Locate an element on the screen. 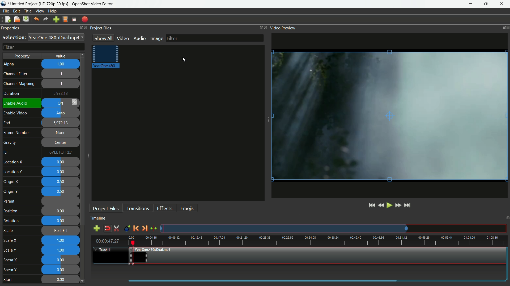 This screenshot has height=286, width=510. jump to end is located at coordinates (407, 205).